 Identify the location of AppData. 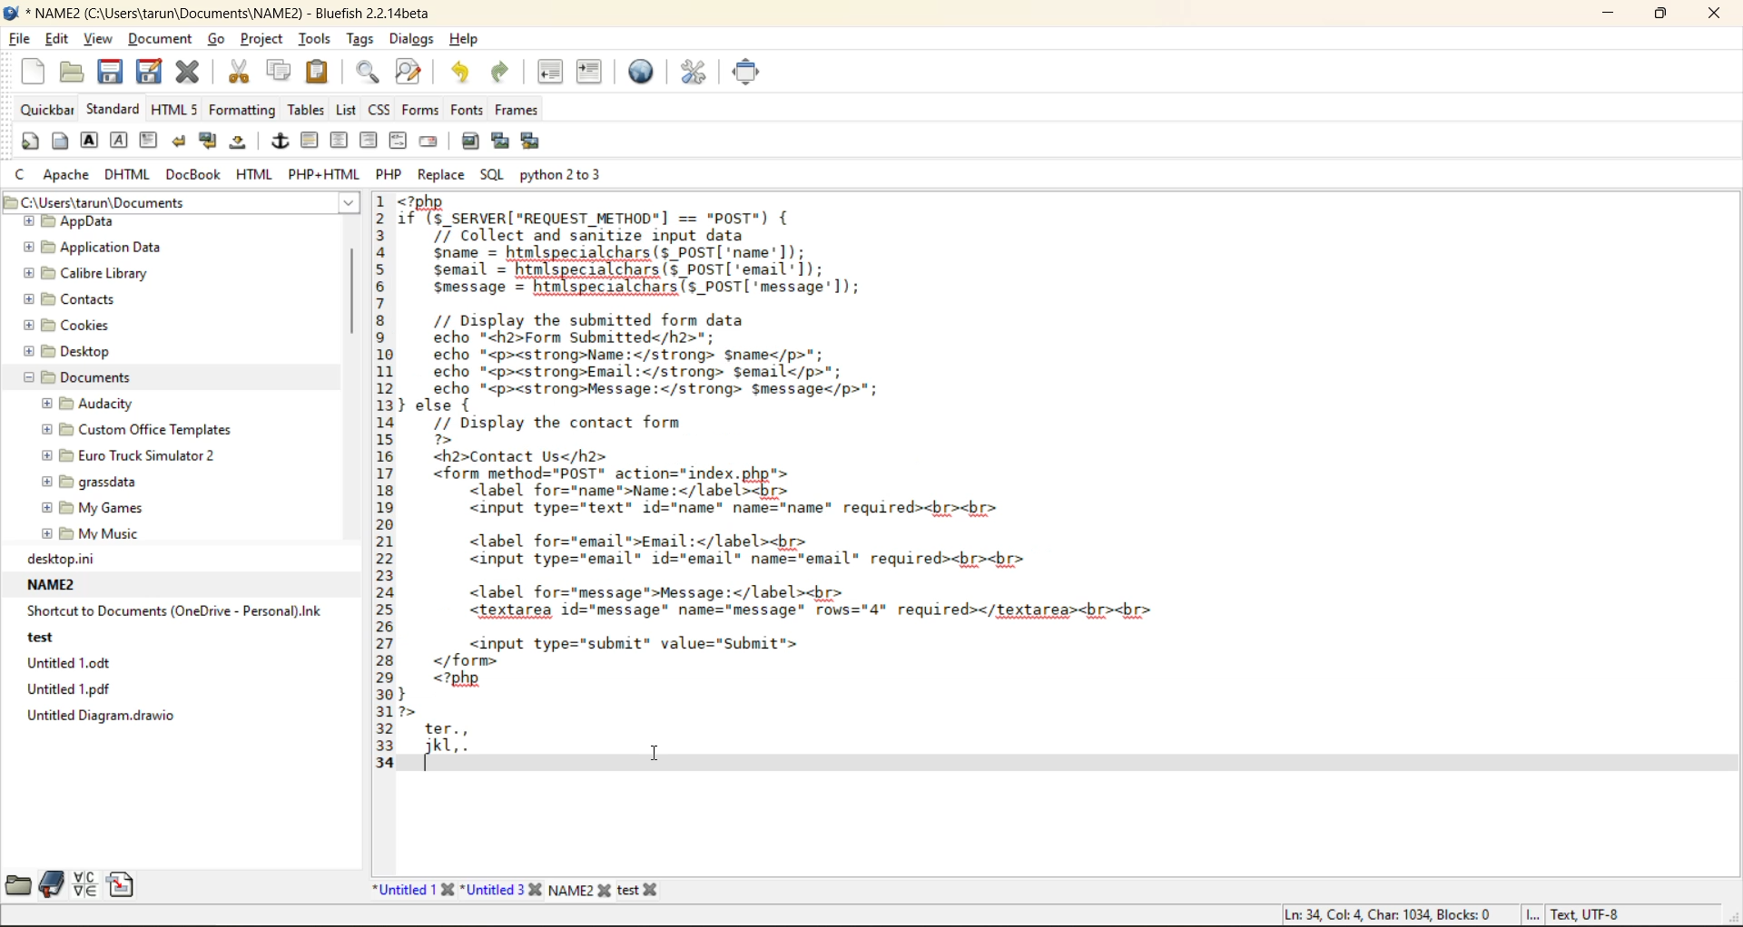
(74, 222).